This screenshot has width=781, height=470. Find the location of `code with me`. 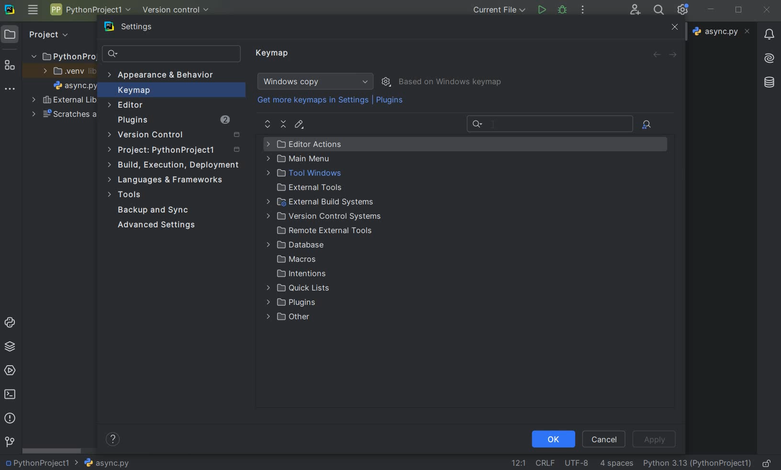

code with me is located at coordinates (635, 9).